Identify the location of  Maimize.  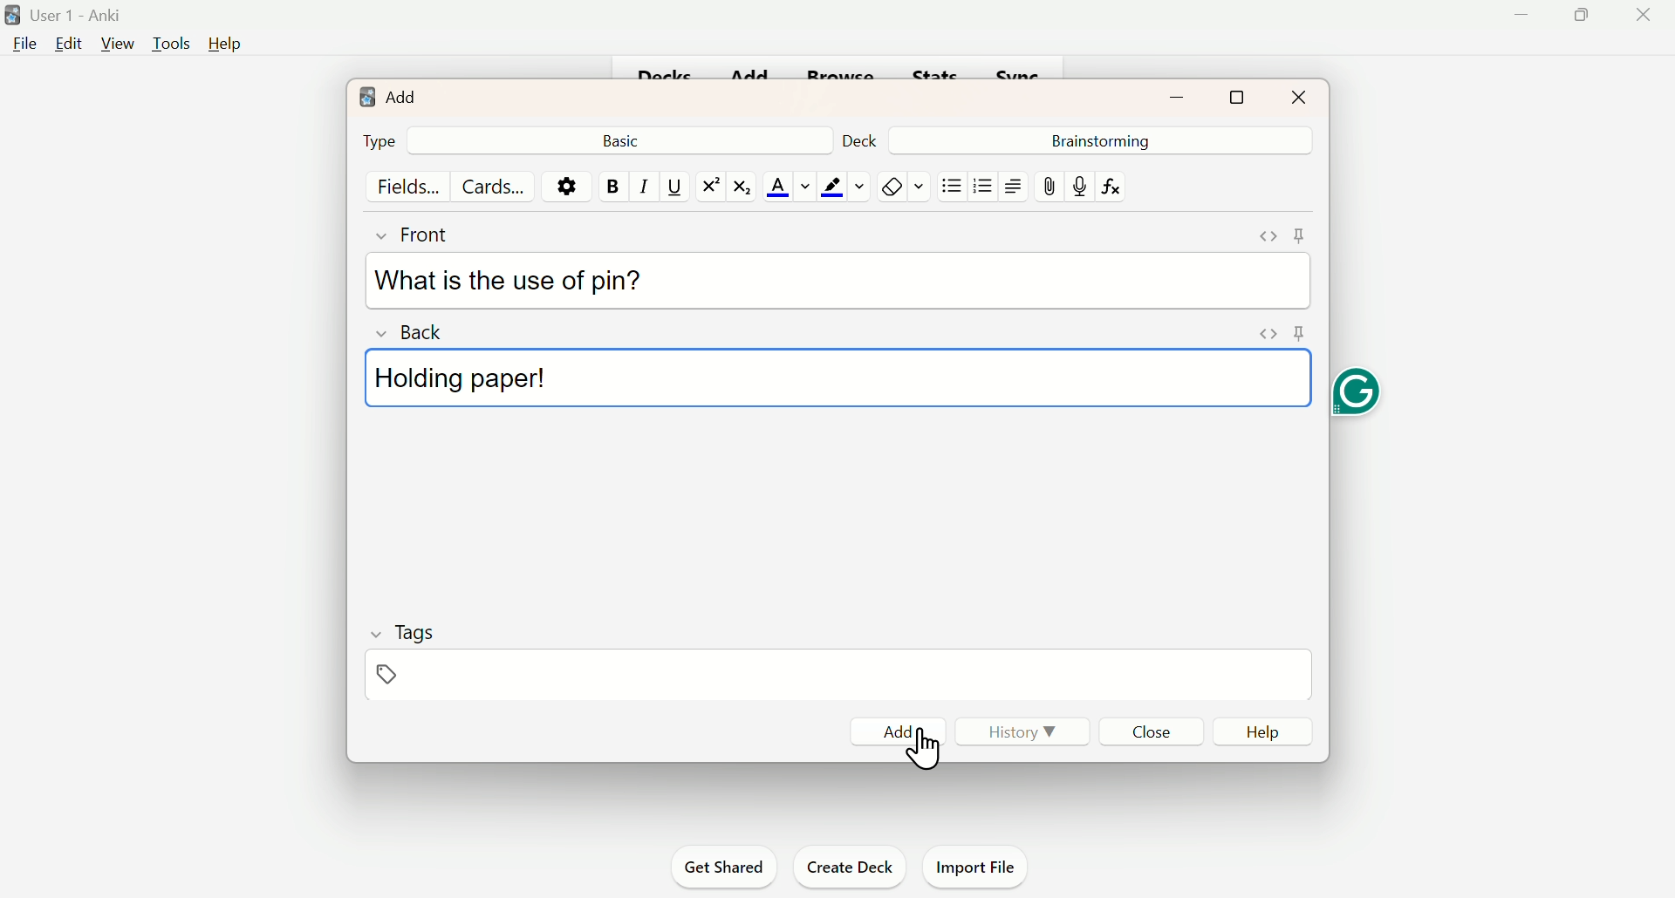
(1586, 18).